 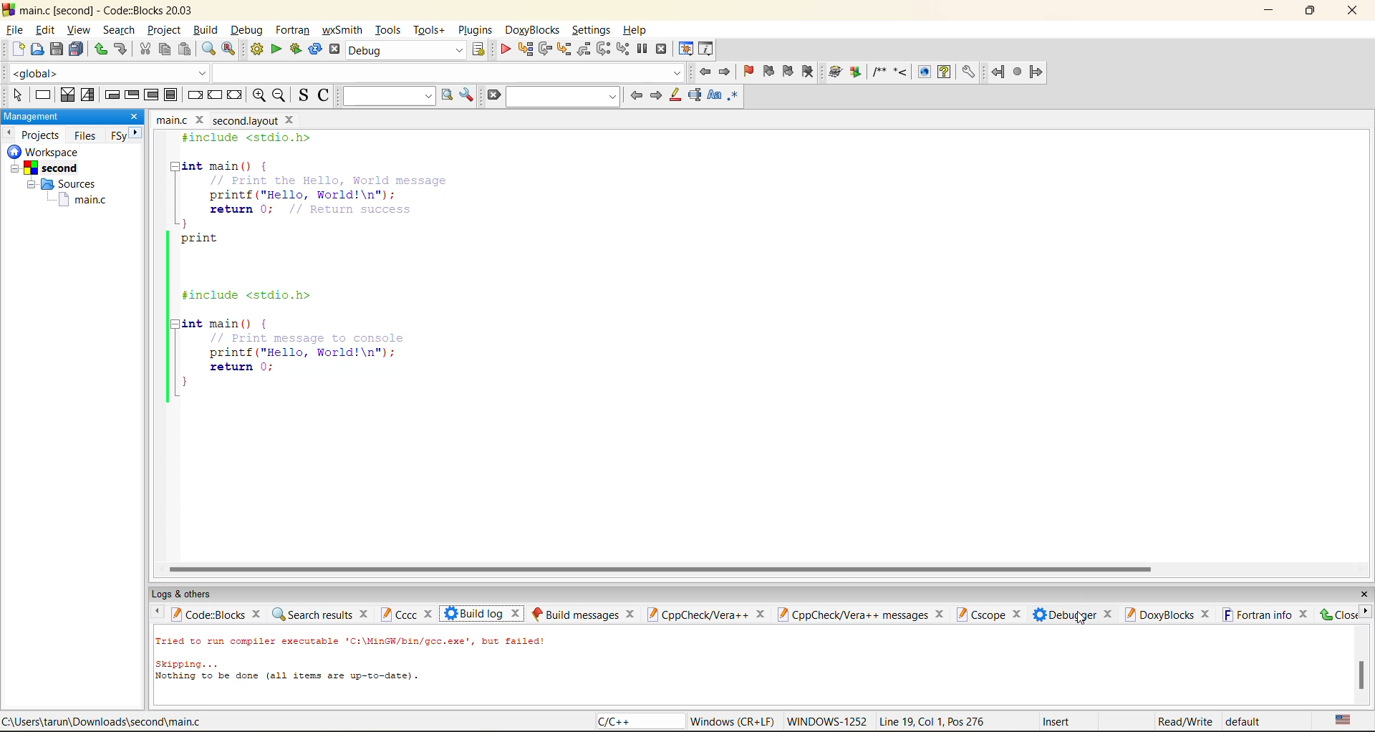 What do you see at coordinates (185, 594) in the screenshot?
I see `logs and others` at bounding box center [185, 594].